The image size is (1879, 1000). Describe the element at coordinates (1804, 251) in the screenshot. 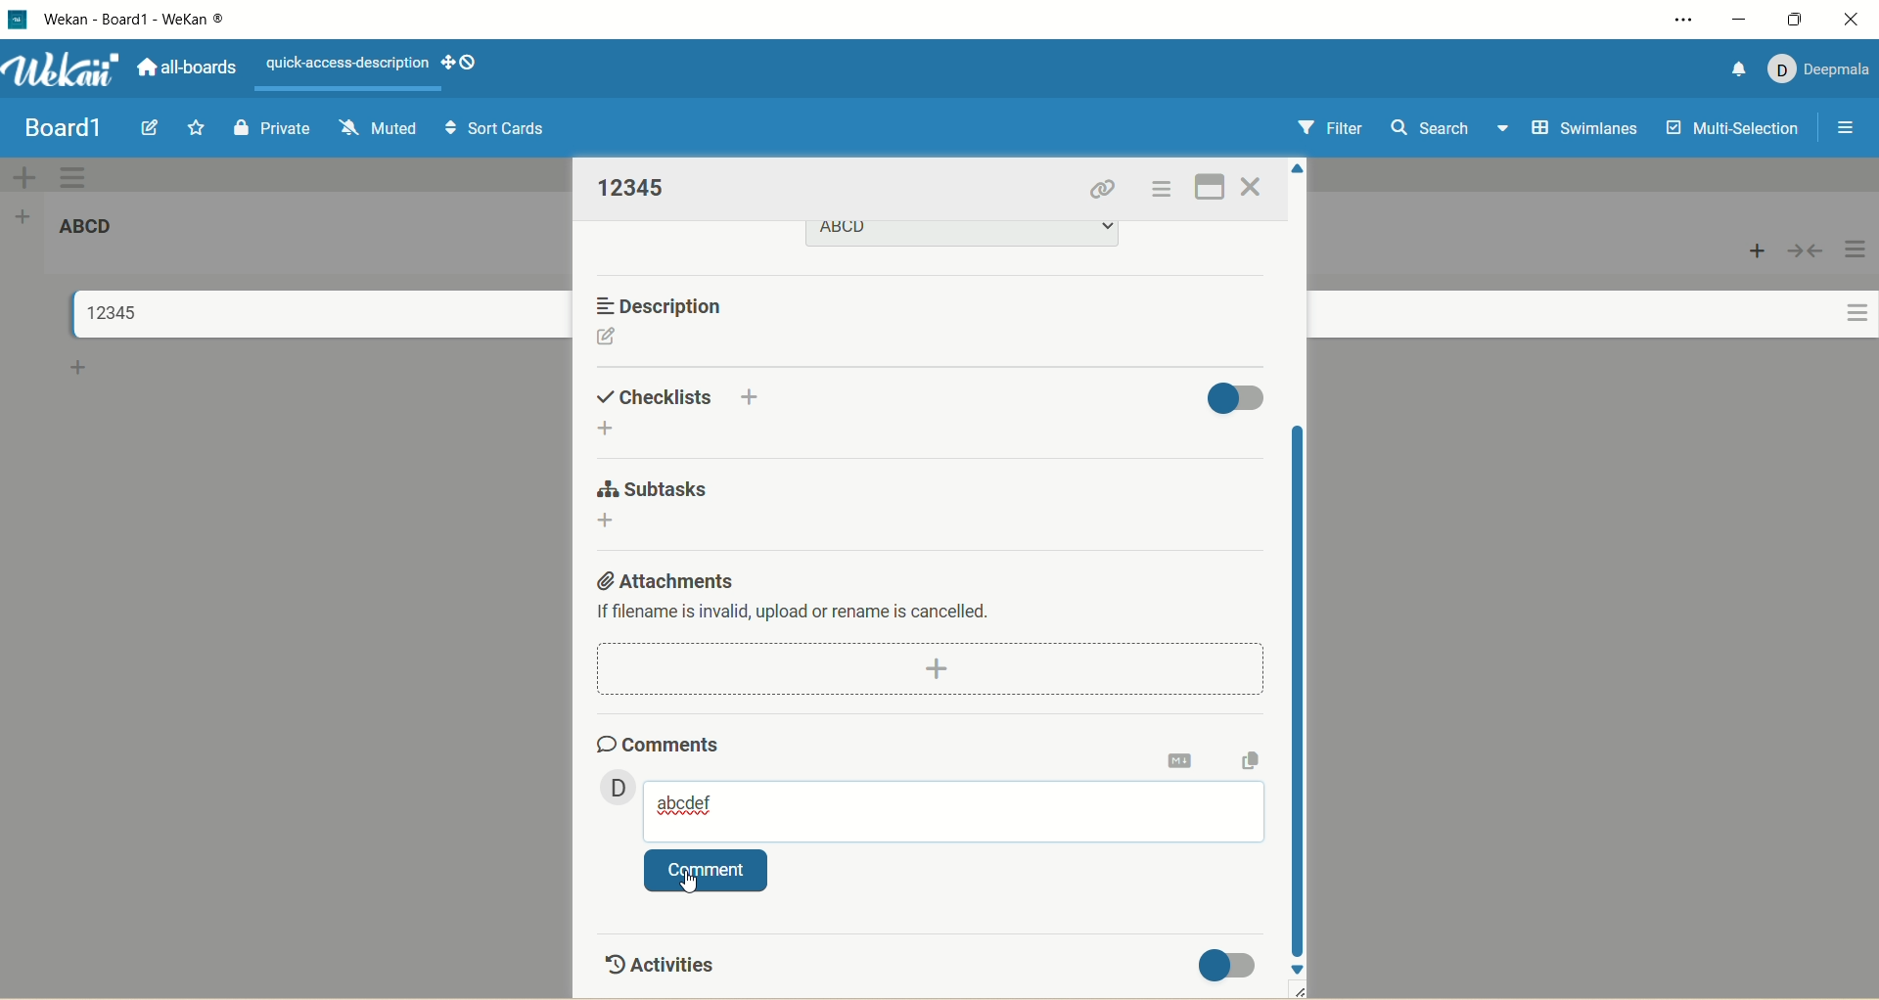

I see `collapse` at that location.